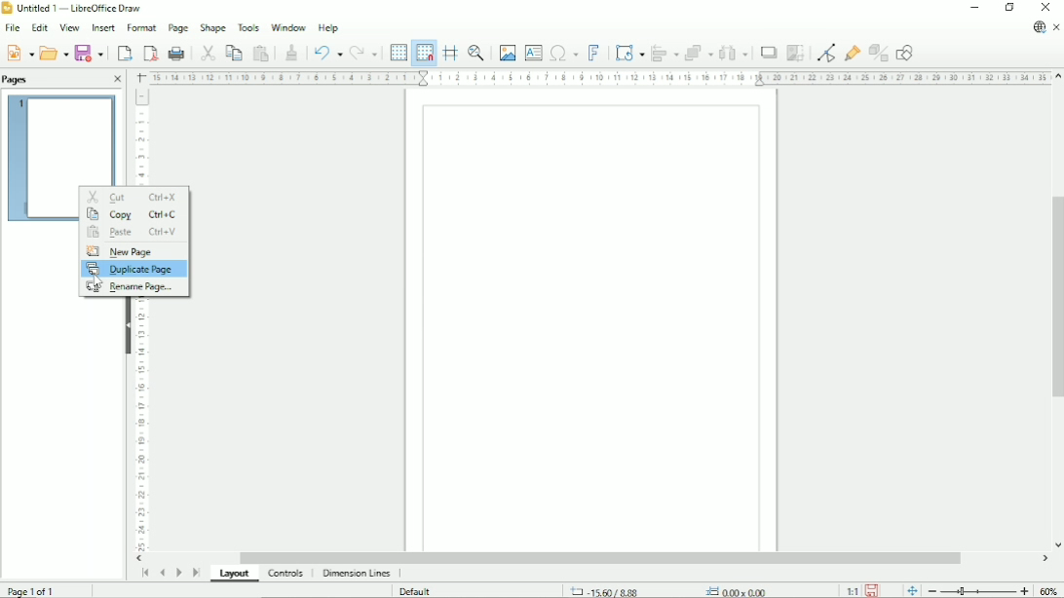  I want to click on Zoom & pan, so click(477, 53).